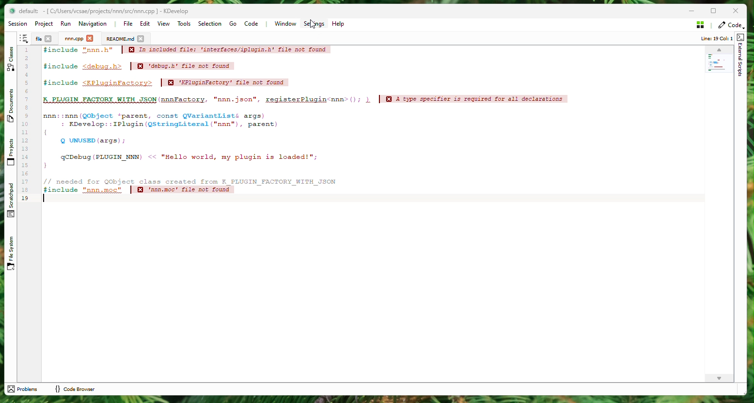  Describe the element at coordinates (26, 116) in the screenshot. I see `9` at that location.